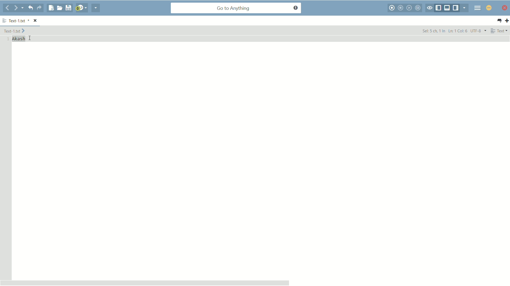  I want to click on stop macro, so click(401, 8).